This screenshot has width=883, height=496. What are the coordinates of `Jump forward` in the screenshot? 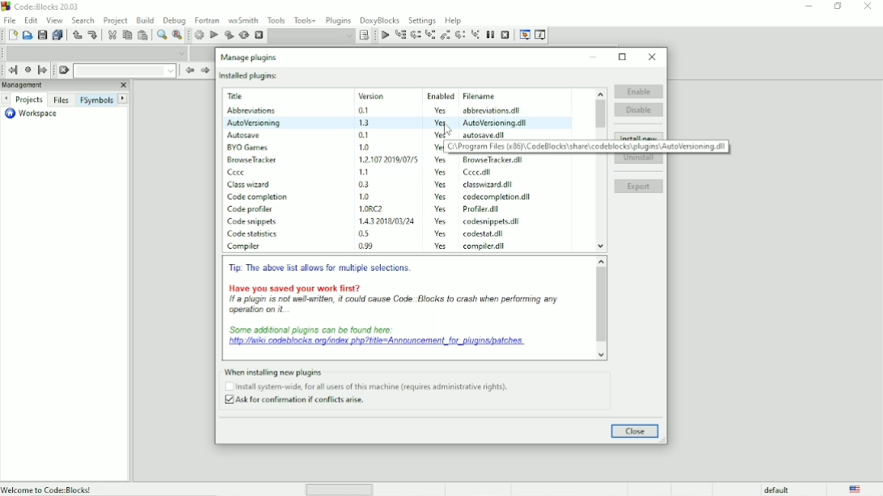 It's located at (43, 70).